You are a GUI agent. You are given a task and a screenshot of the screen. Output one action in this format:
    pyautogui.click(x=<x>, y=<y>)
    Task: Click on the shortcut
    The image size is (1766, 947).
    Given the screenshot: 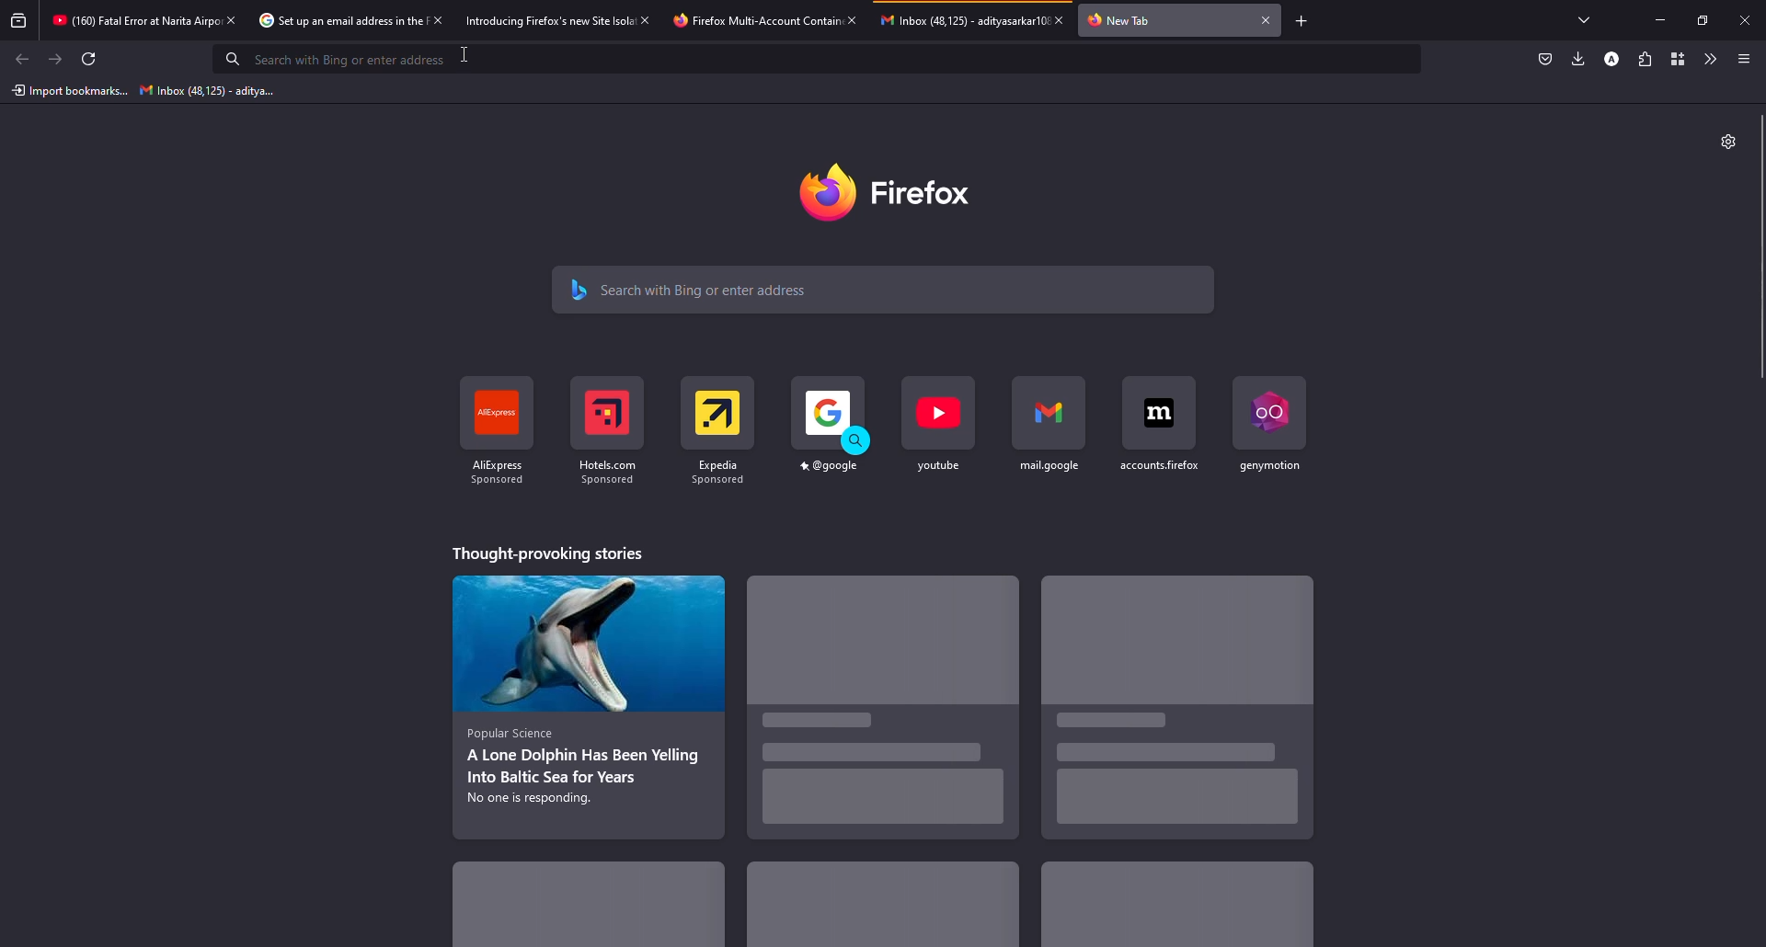 What is the action you would take?
    pyautogui.click(x=940, y=436)
    